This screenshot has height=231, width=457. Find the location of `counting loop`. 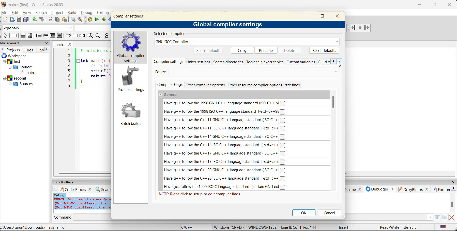

counting loop is located at coordinates (53, 36).